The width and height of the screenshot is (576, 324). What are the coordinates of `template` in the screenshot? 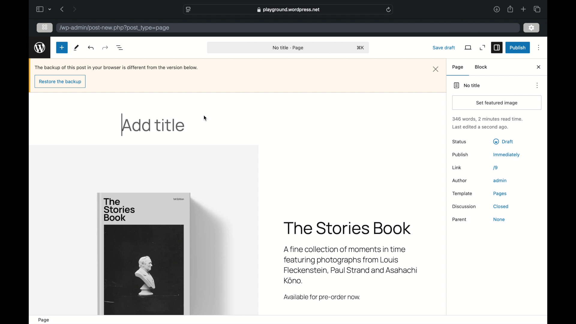 It's located at (462, 194).